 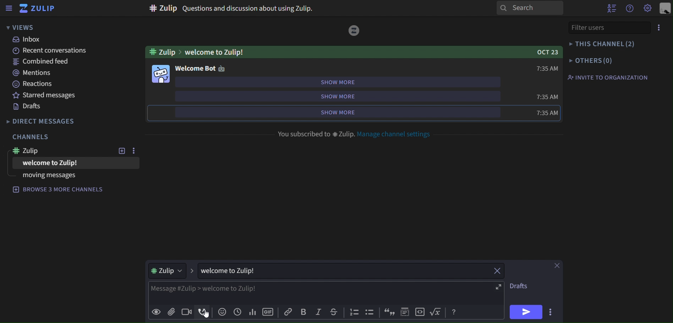 What do you see at coordinates (287, 312) in the screenshot?
I see `copy link` at bounding box center [287, 312].